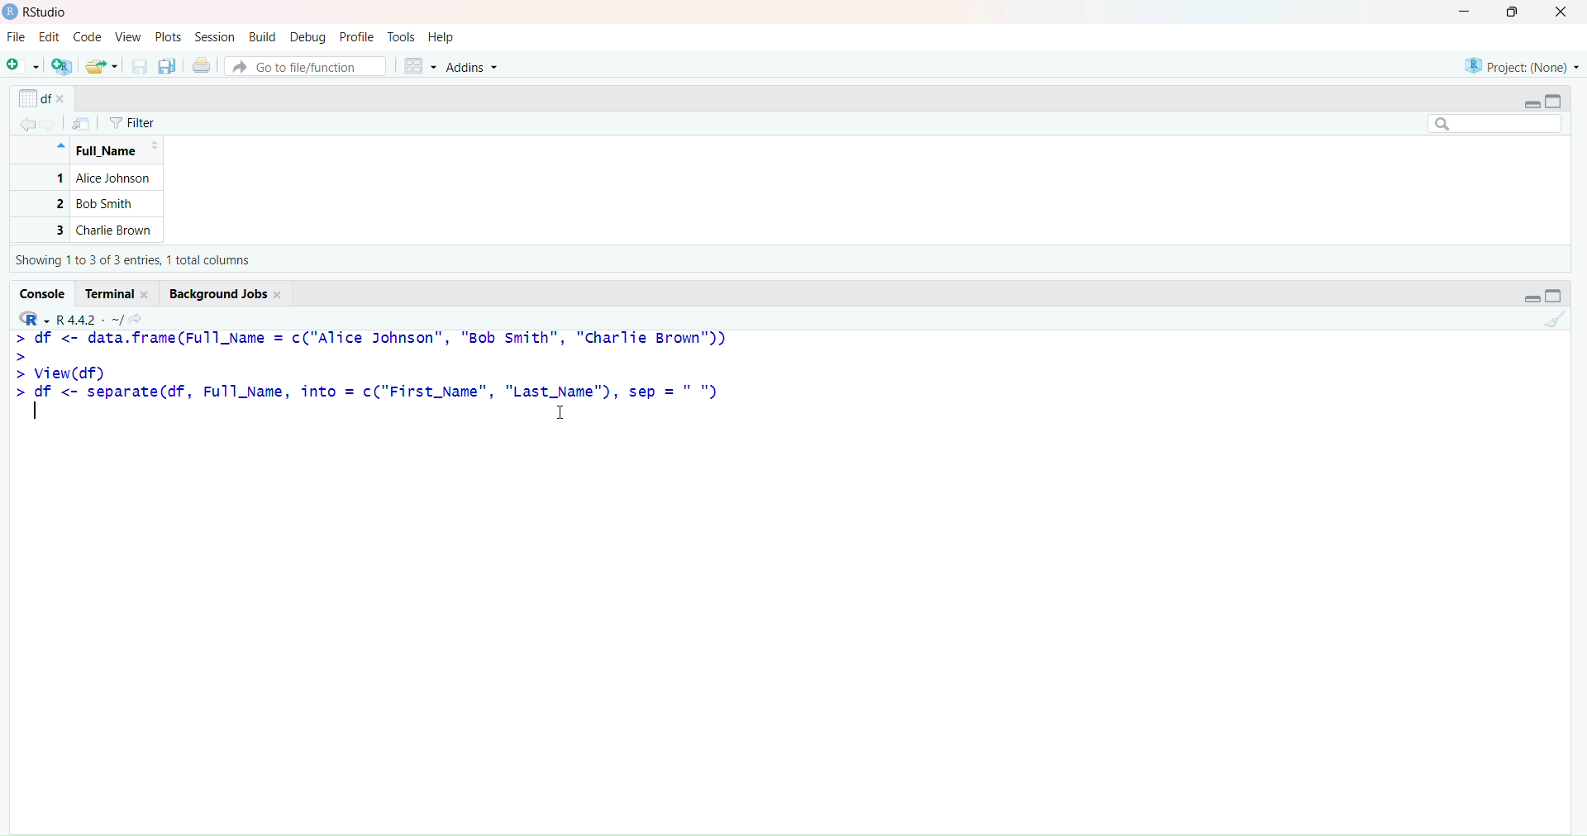 This screenshot has height=836, width=1587. Describe the element at coordinates (42, 95) in the screenshot. I see `df` at that location.